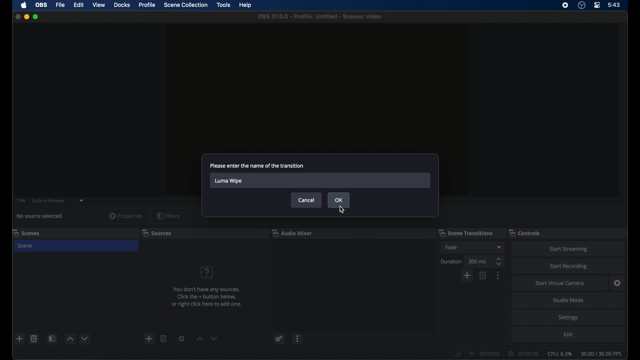  What do you see at coordinates (559, 354) in the screenshot?
I see `cpu` at bounding box center [559, 354].